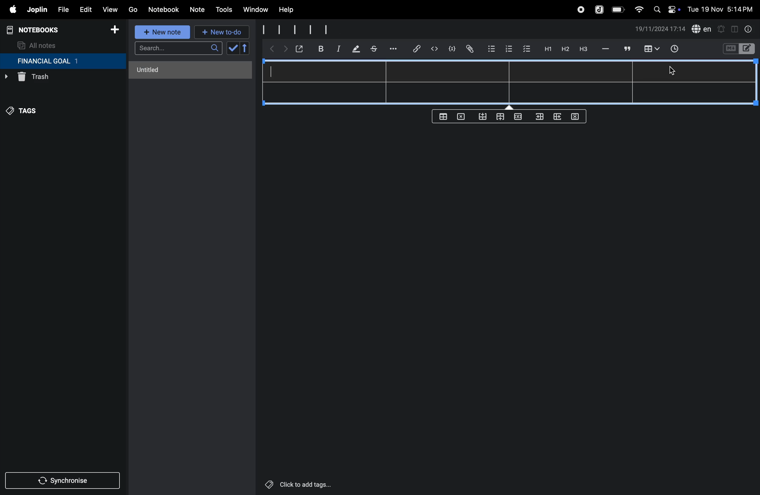 This screenshot has width=760, height=495. I want to click on close rows, so click(517, 118).